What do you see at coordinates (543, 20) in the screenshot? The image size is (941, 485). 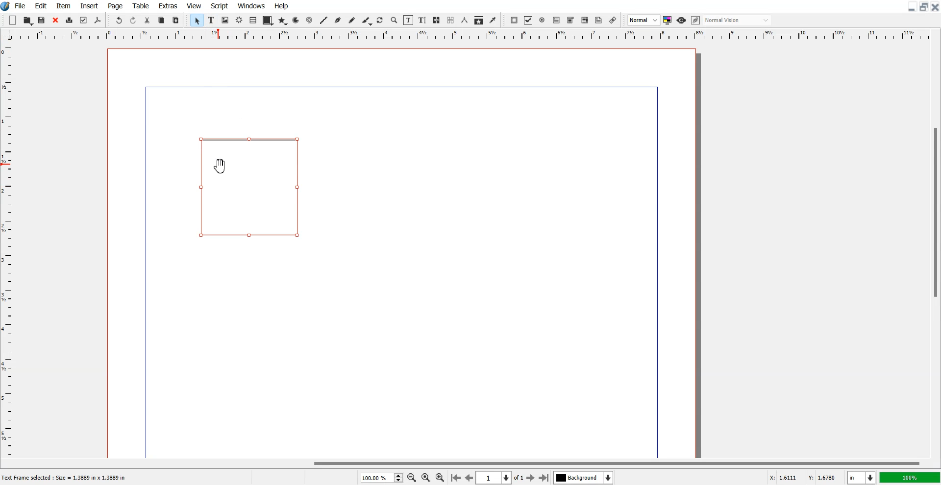 I see `PDF Radio Button` at bounding box center [543, 20].